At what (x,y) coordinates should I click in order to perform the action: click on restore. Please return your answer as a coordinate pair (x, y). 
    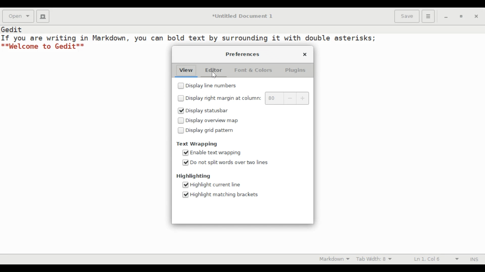
    Looking at the image, I should click on (461, 17).